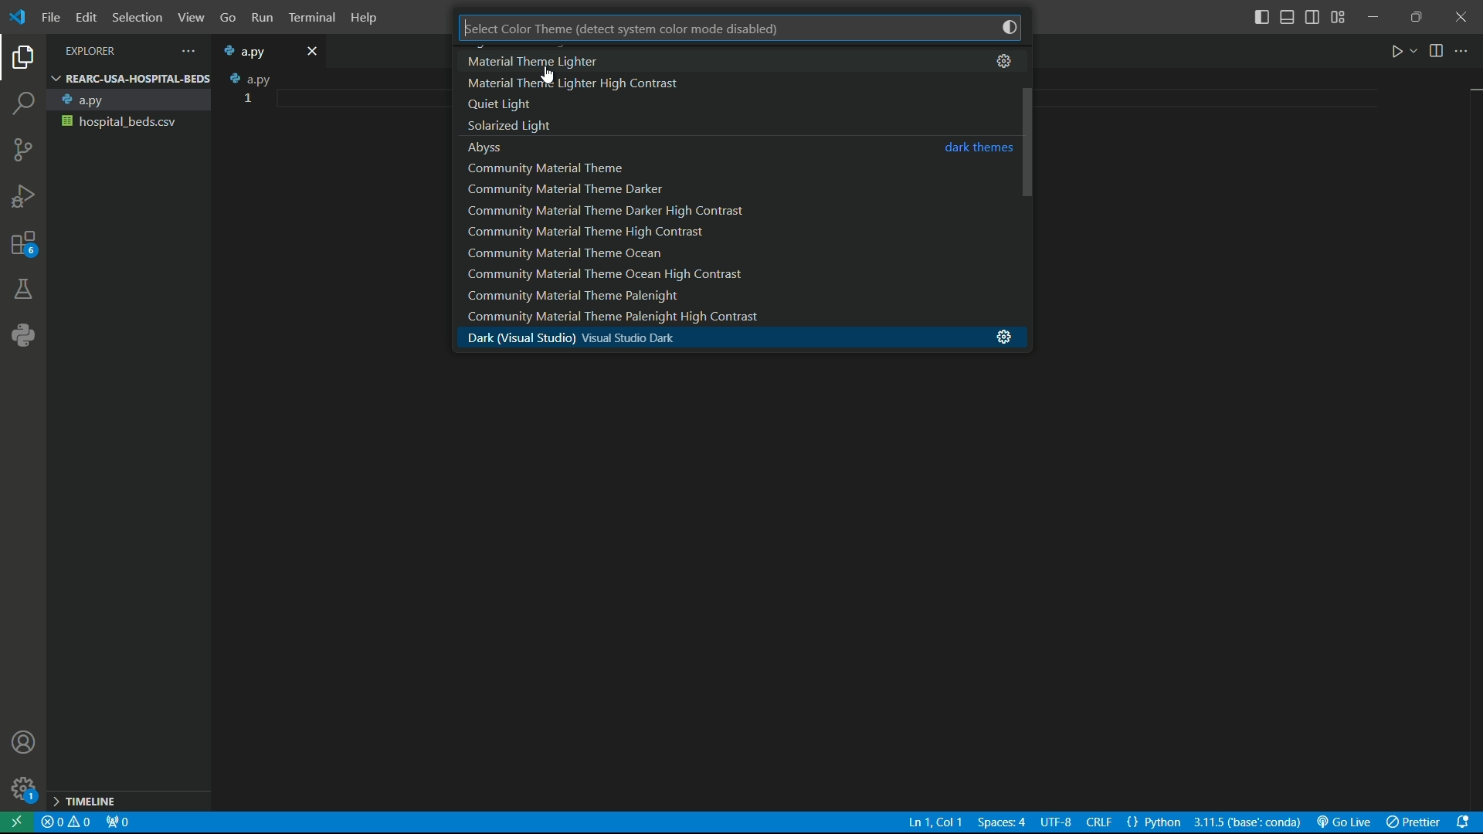  I want to click on 3.11.5 ('base':conda), so click(1247, 822).